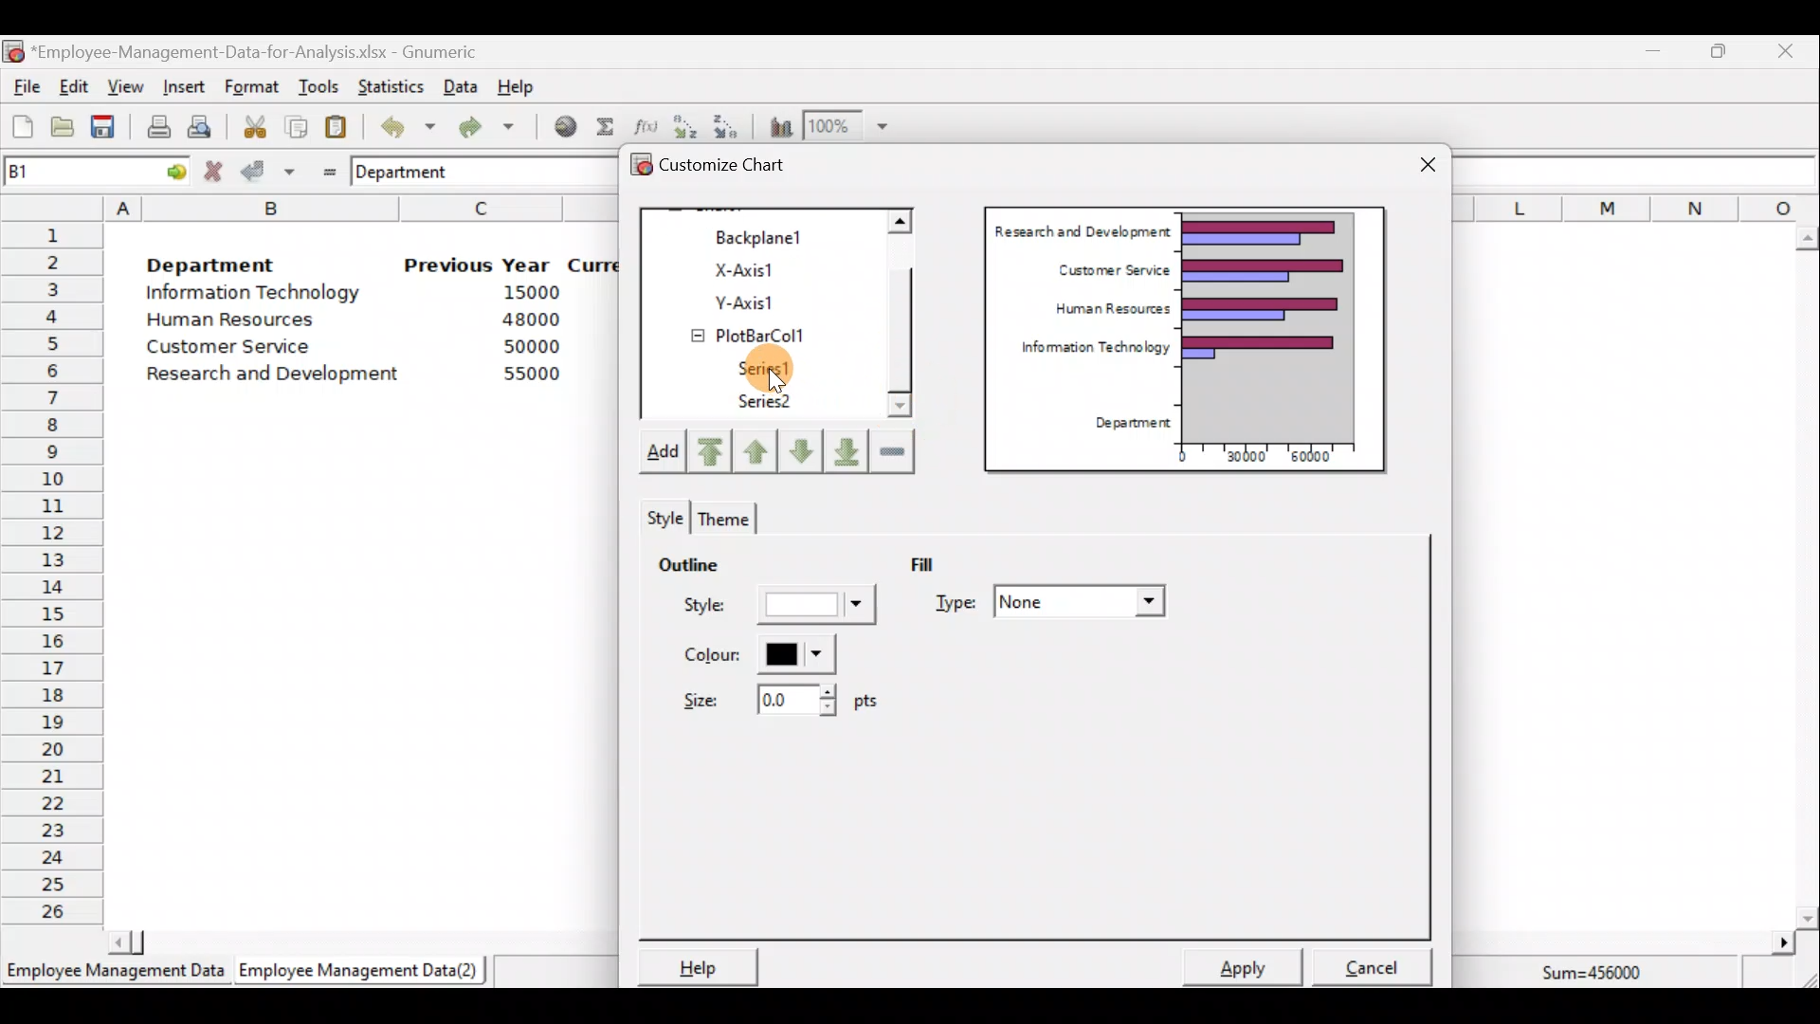  Describe the element at coordinates (727, 125) in the screenshot. I see `Sort in descending order` at that location.